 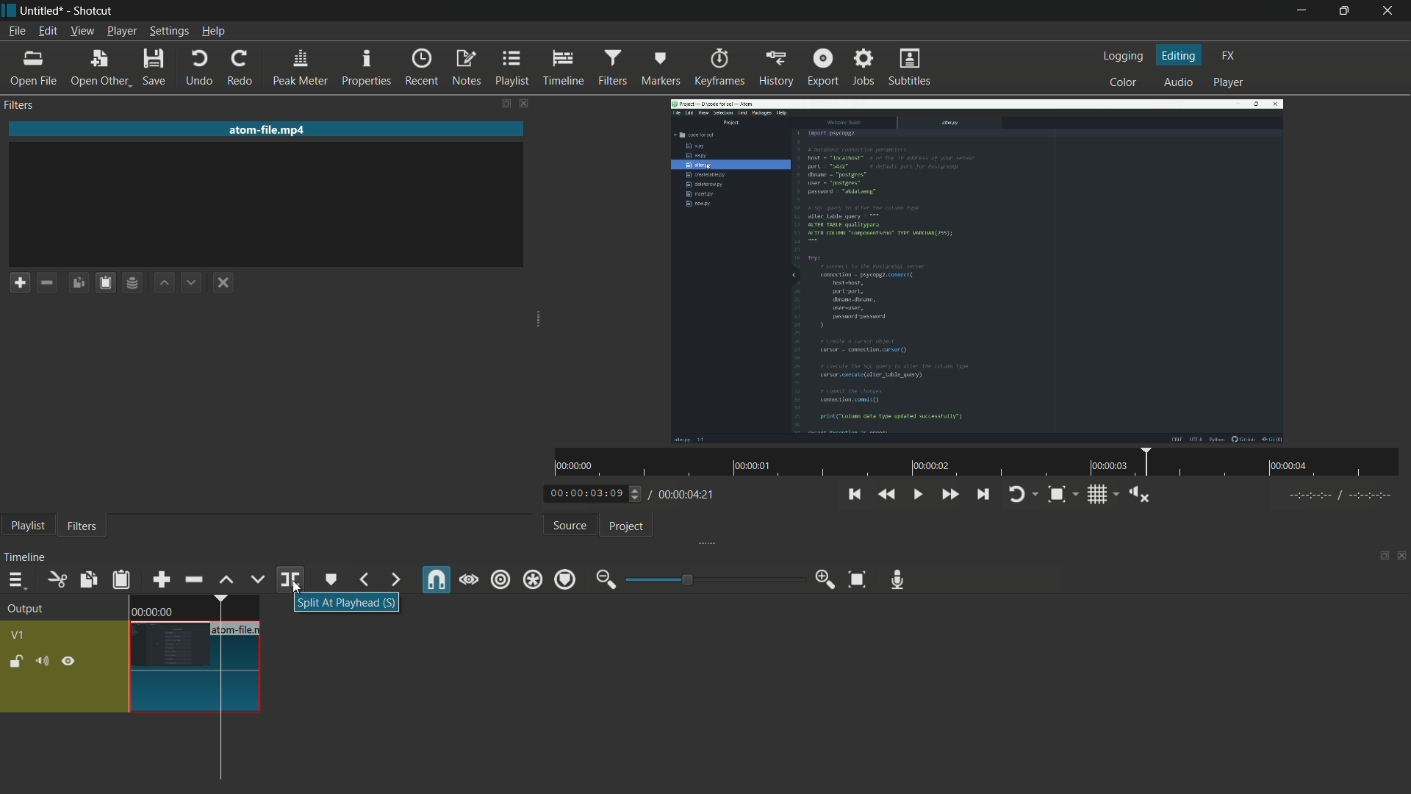 I want to click on notes, so click(x=468, y=68).